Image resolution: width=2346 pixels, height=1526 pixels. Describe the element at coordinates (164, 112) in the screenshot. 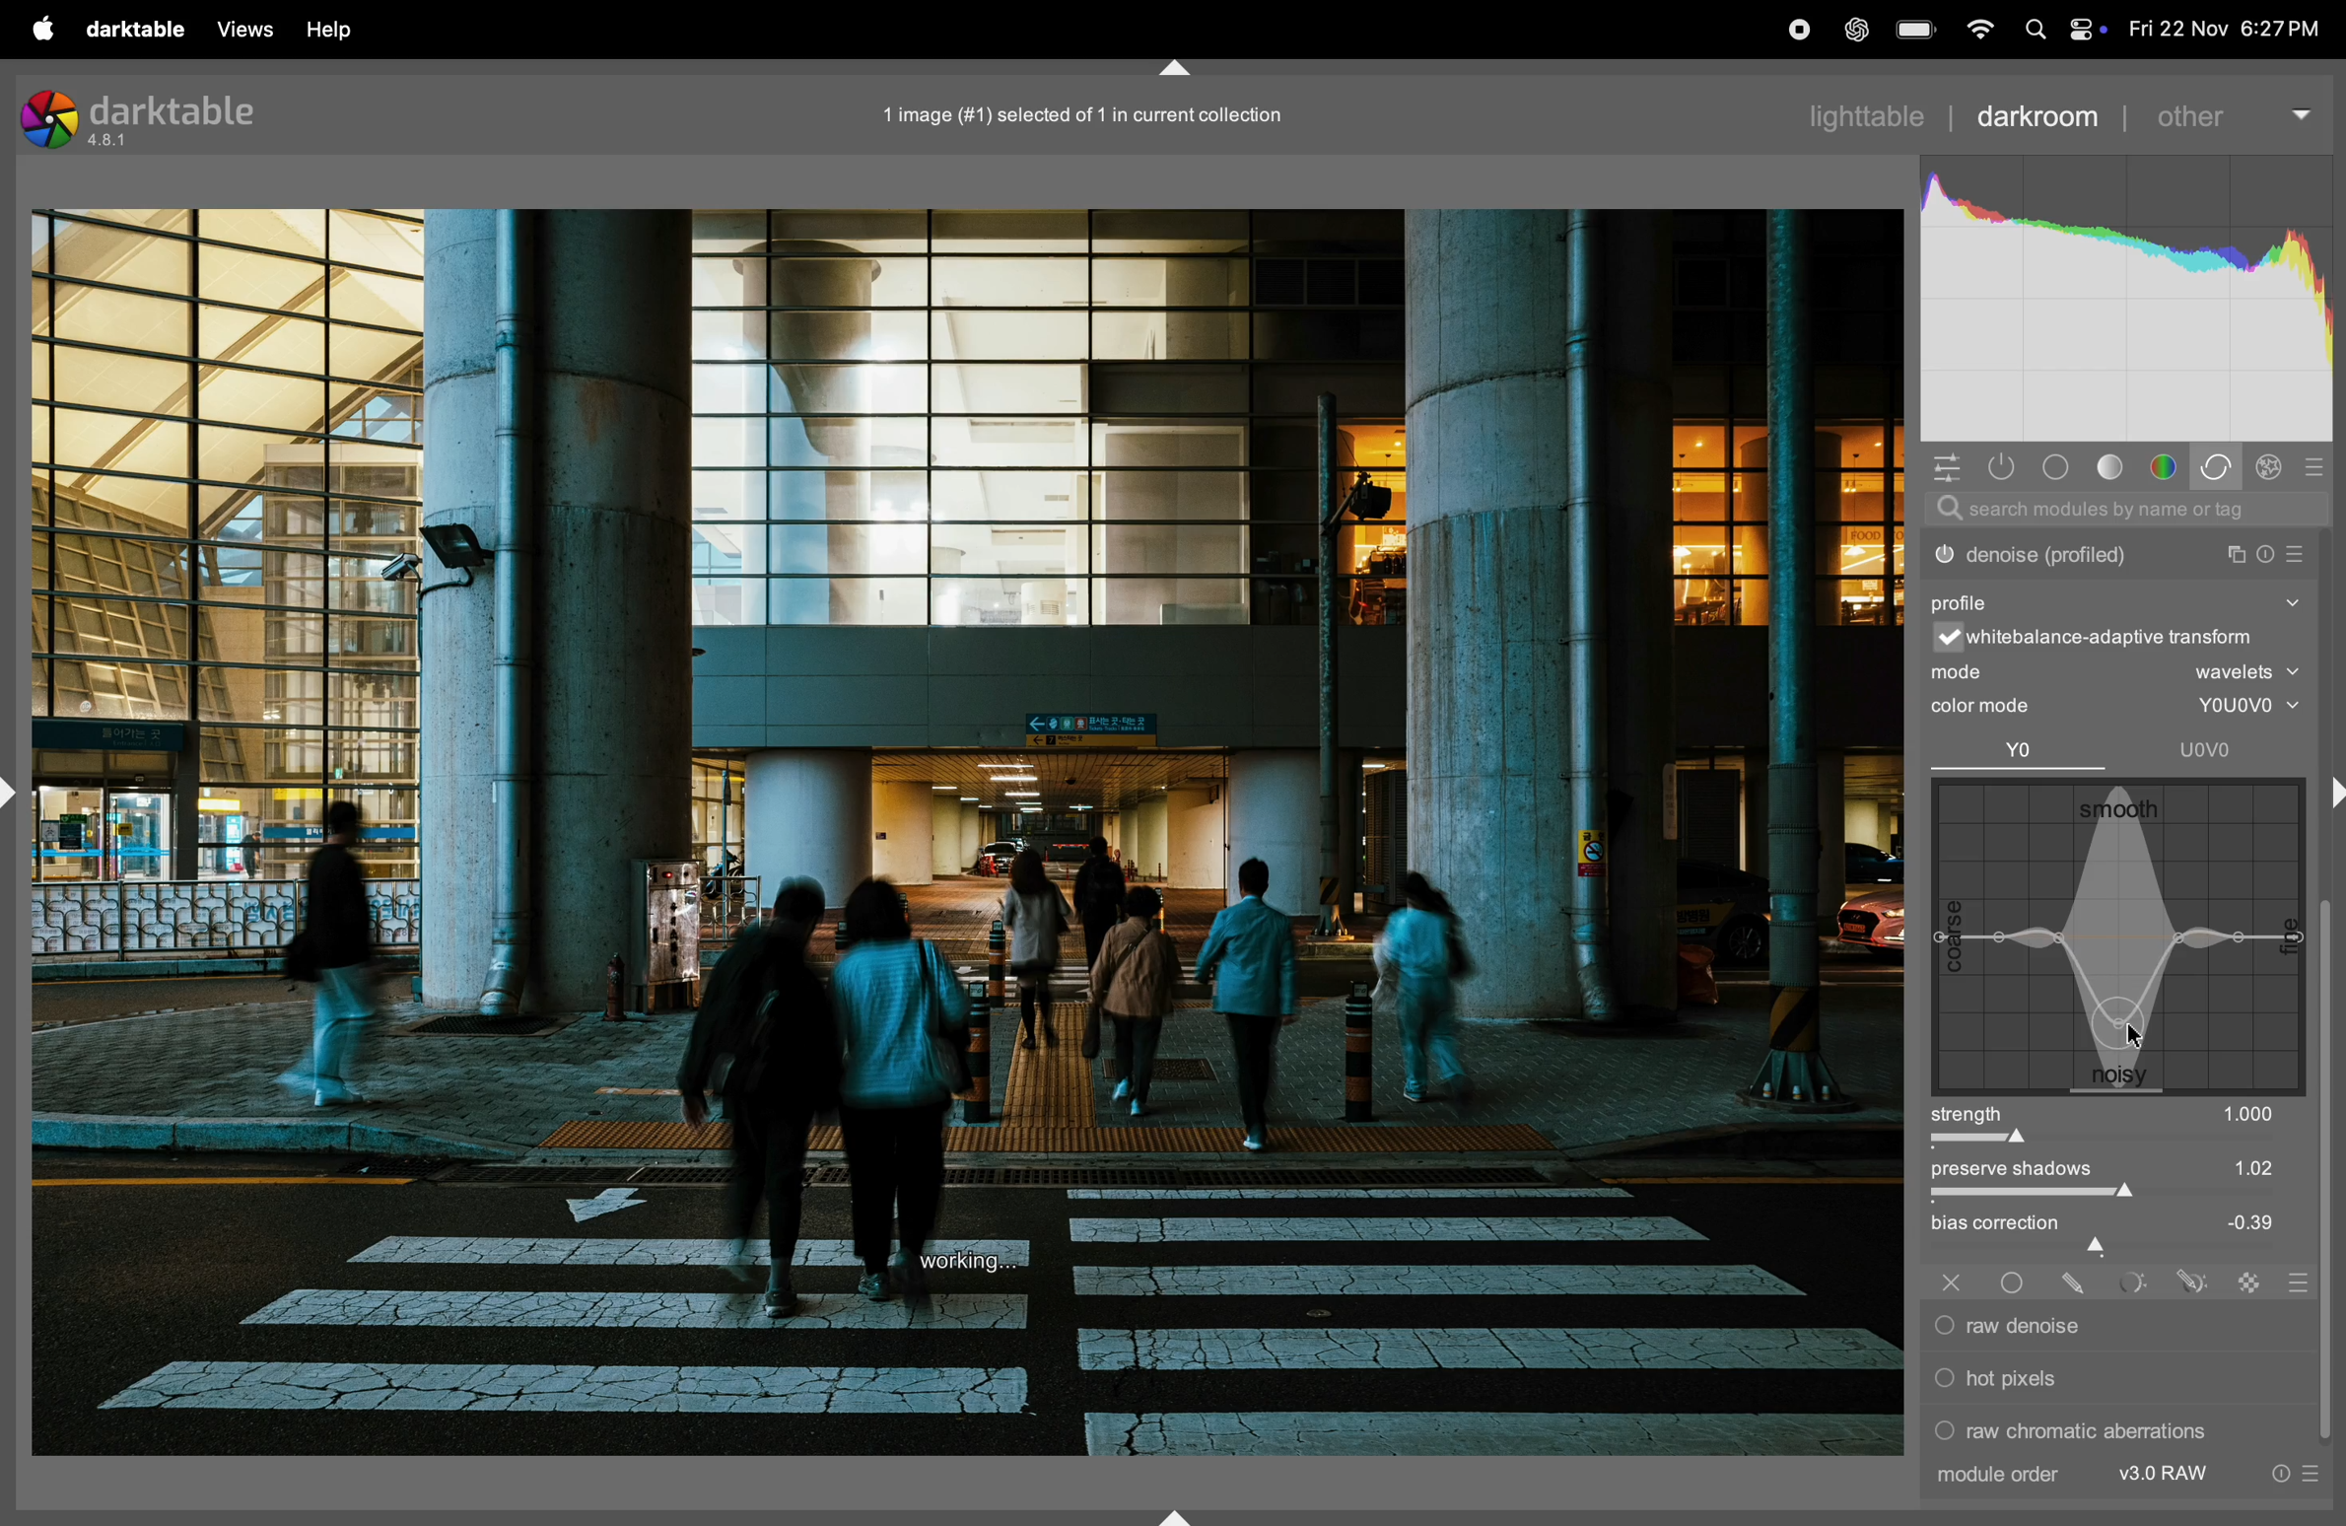

I see `darktable version` at that location.